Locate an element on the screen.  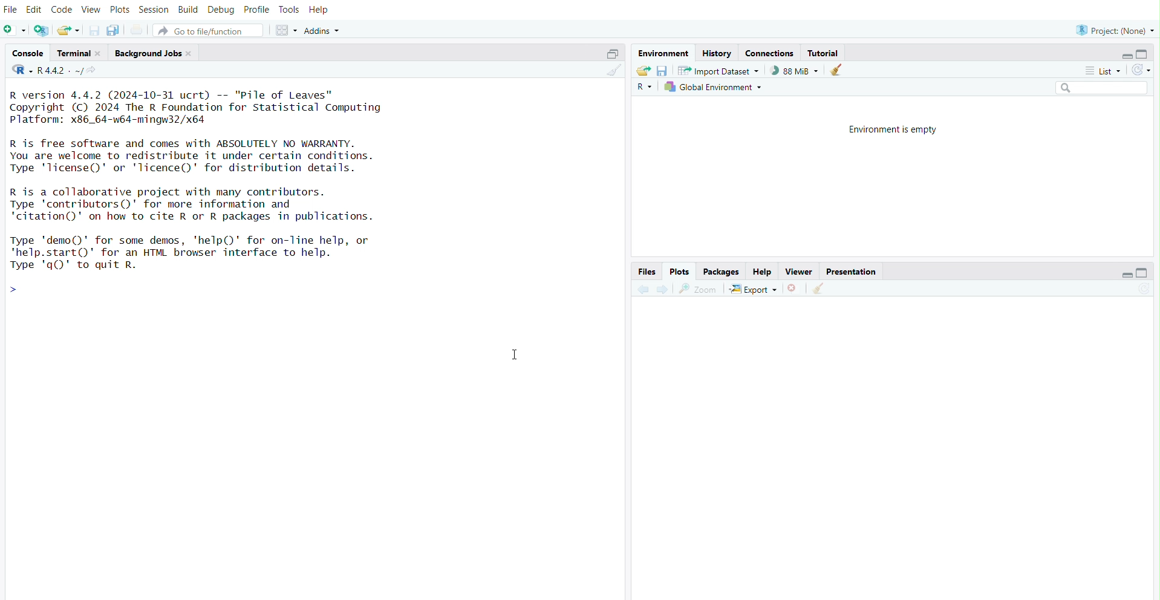
close is located at coordinates (101, 52).